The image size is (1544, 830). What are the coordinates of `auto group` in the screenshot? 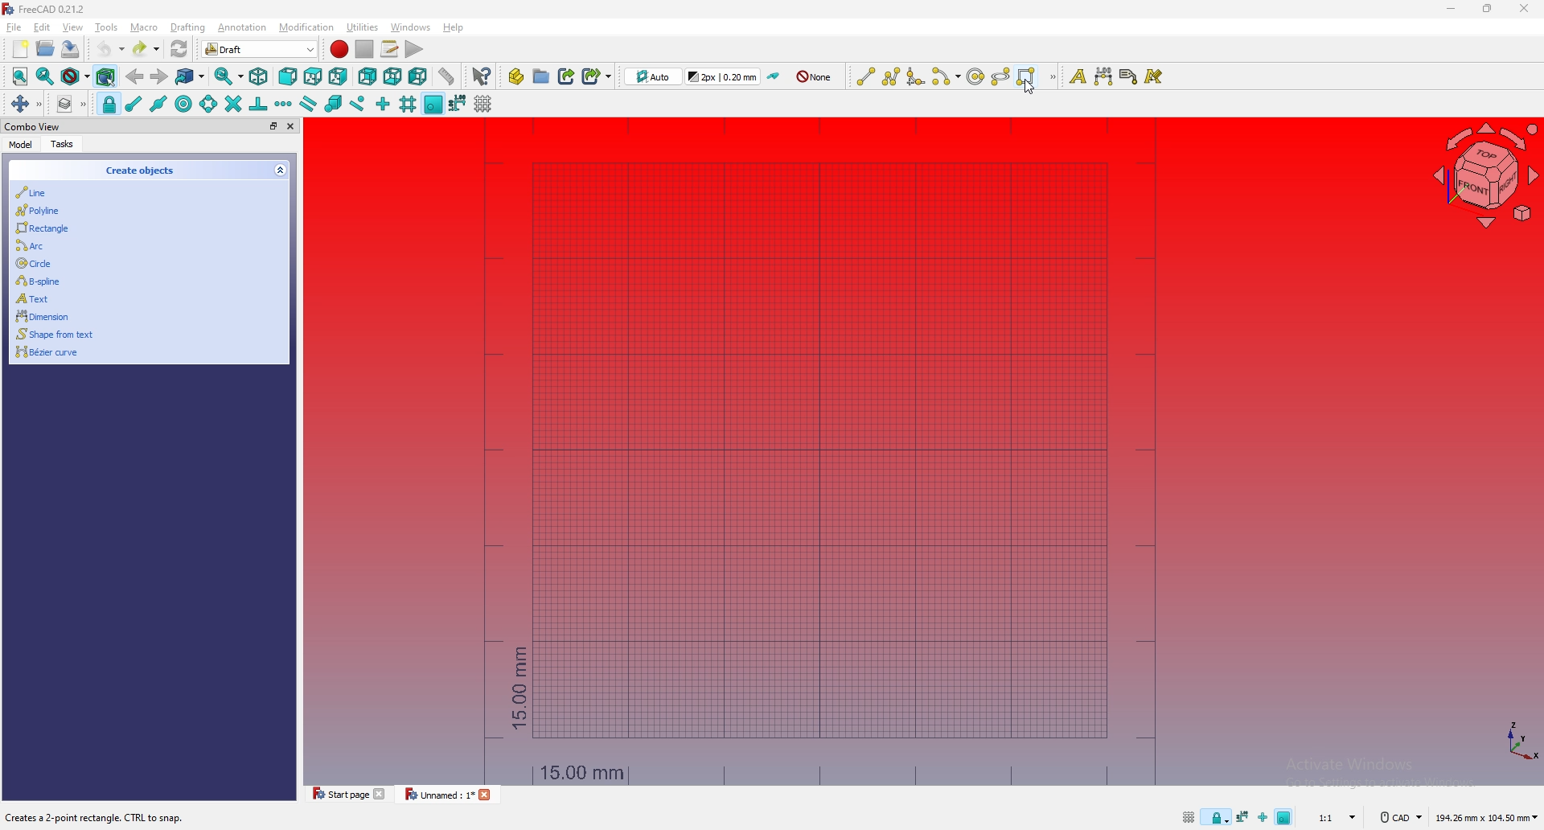 It's located at (815, 77).